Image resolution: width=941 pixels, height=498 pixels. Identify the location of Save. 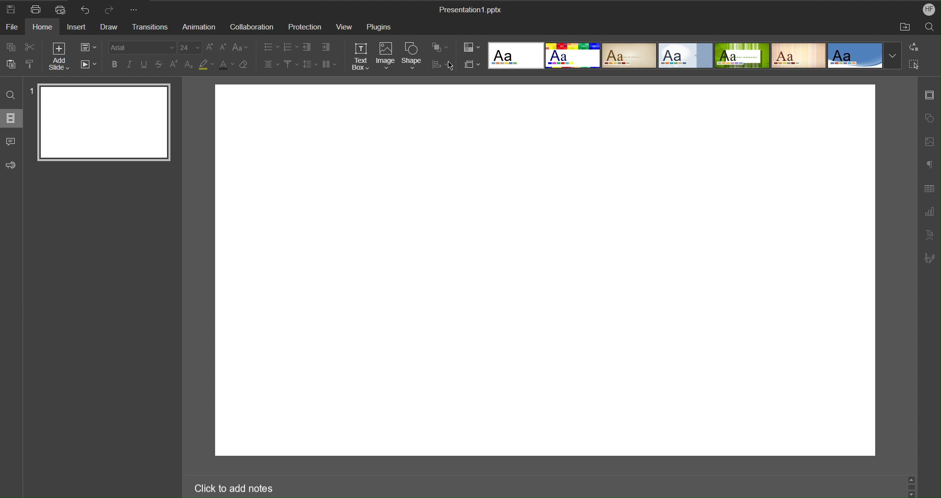
(11, 9).